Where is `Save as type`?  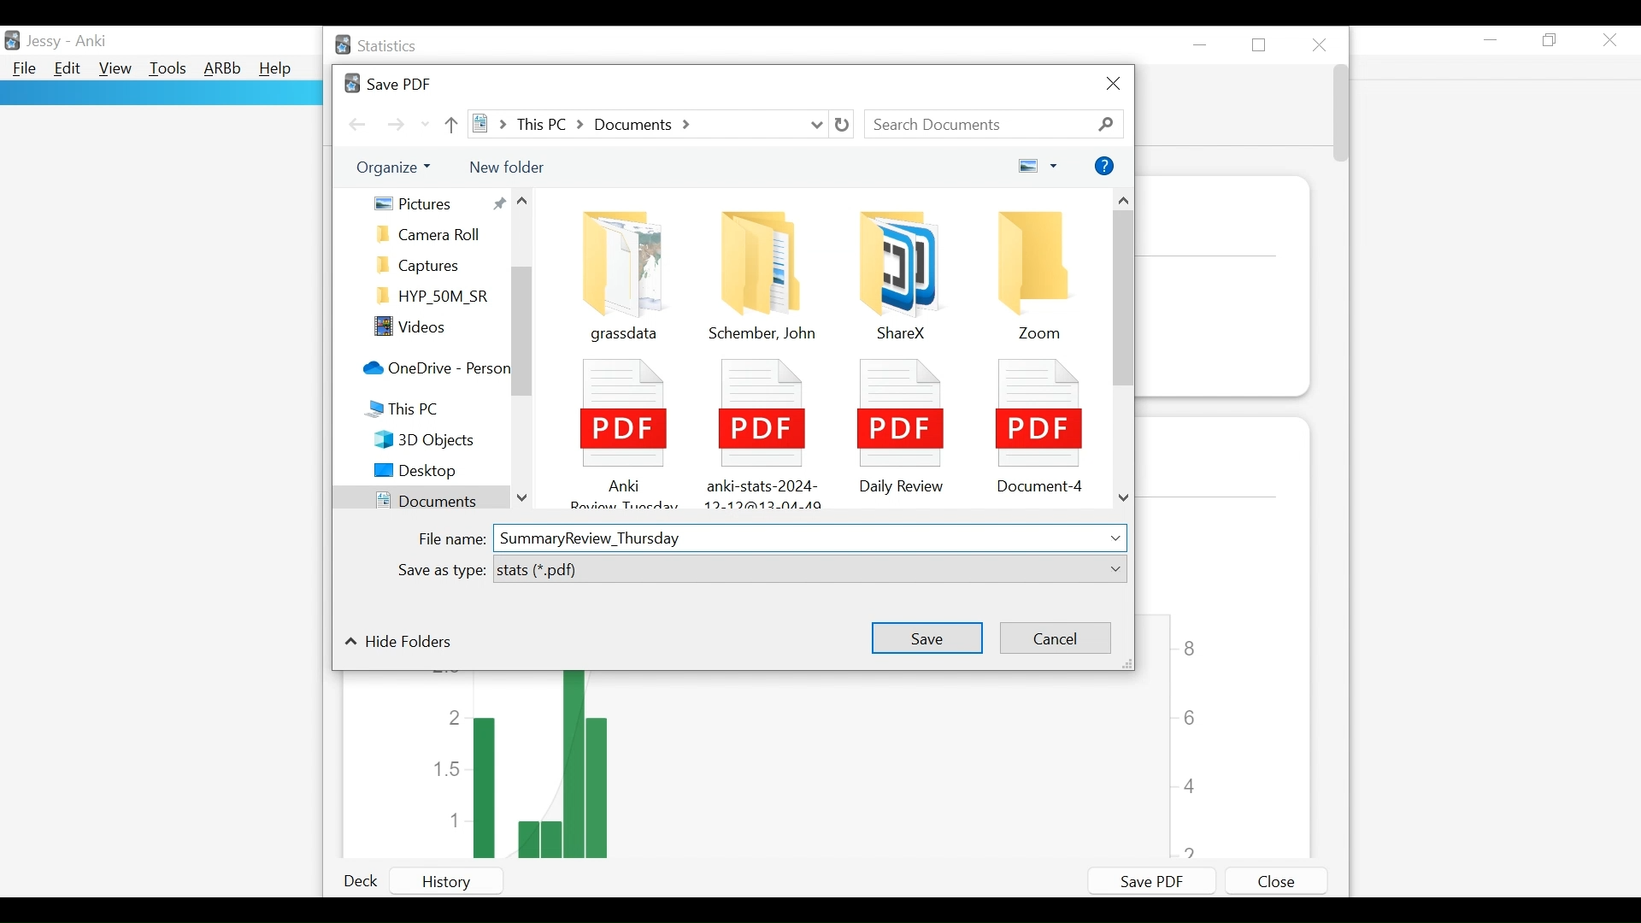
Save as type is located at coordinates (439, 572).